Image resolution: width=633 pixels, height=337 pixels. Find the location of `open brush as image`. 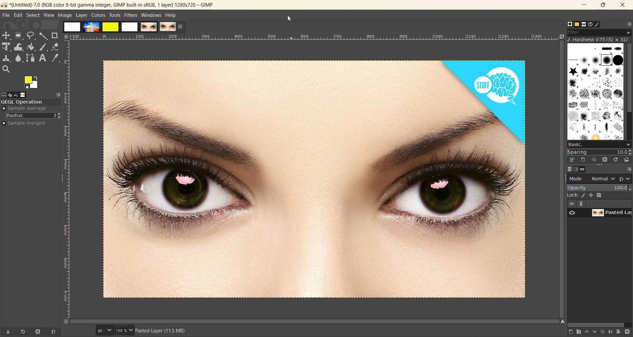

open brush as image is located at coordinates (627, 160).